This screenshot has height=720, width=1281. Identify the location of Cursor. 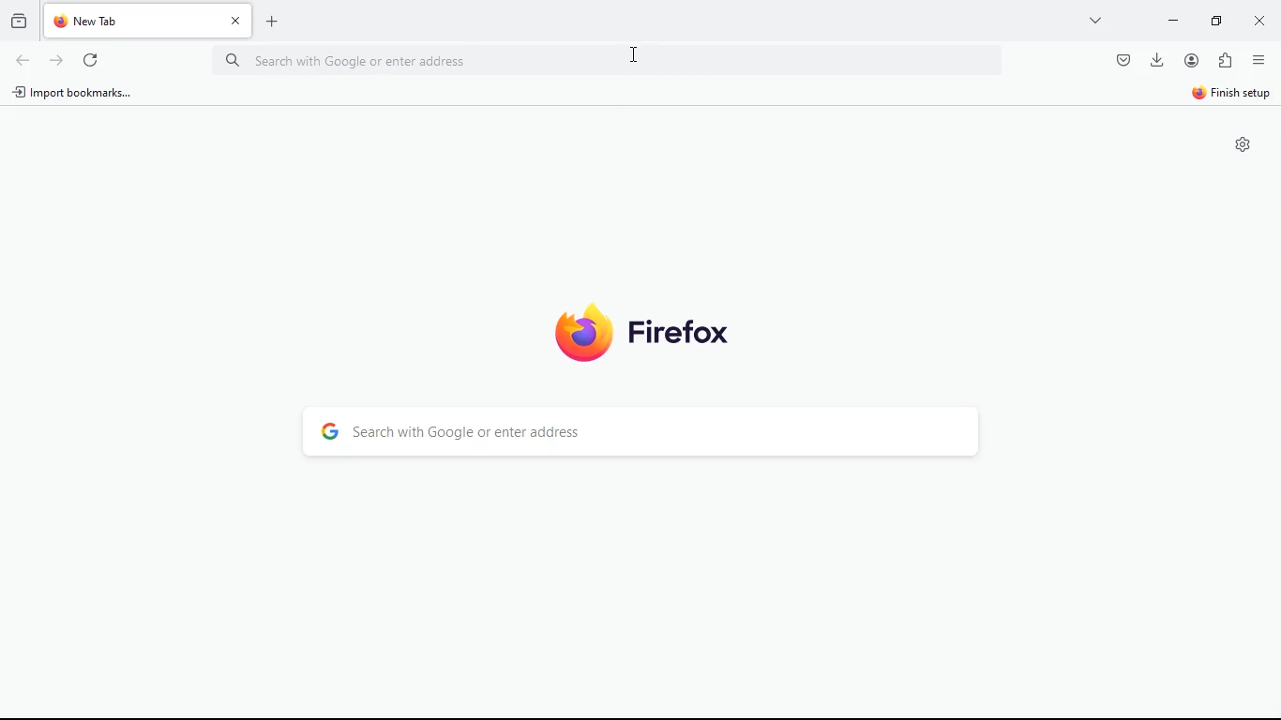
(638, 55).